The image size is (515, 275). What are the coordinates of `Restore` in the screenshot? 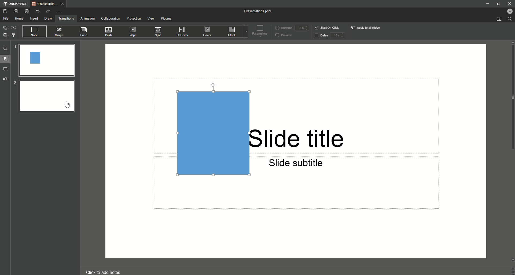 It's located at (497, 3).